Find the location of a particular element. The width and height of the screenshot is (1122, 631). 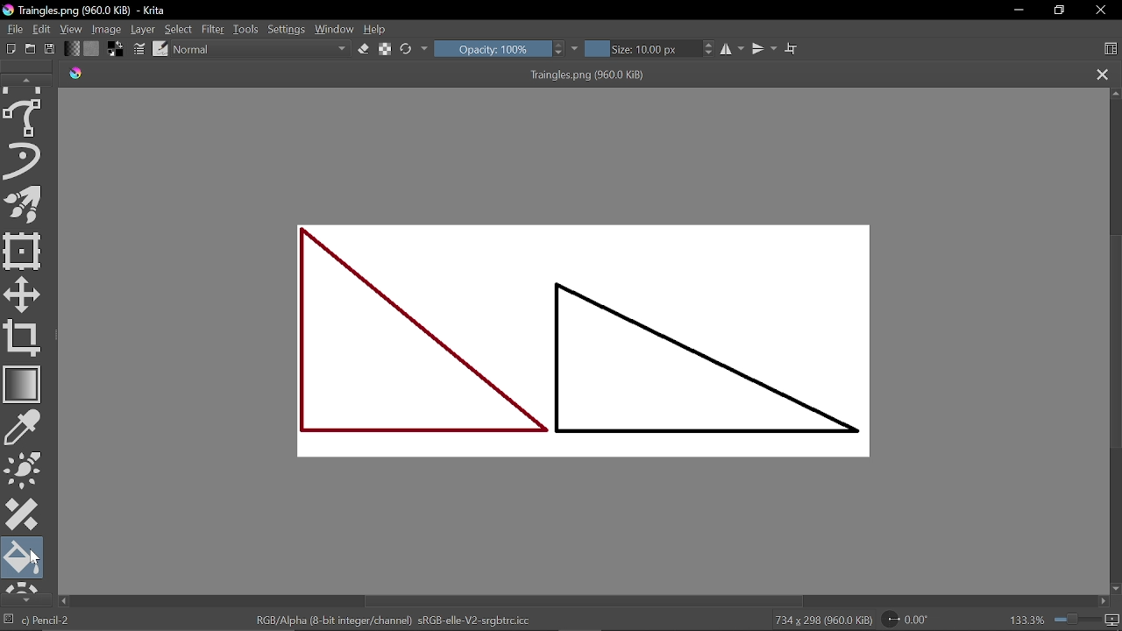

Edit is located at coordinates (41, 31).